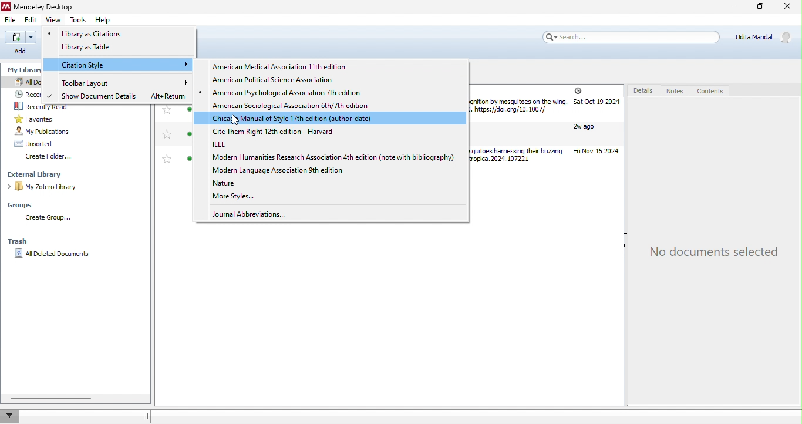 This screenshot has width=802, height=424. What do you see at coordinates (86, 48) in the screenshot?
I see `library as table` at bounding box center [86, 48].